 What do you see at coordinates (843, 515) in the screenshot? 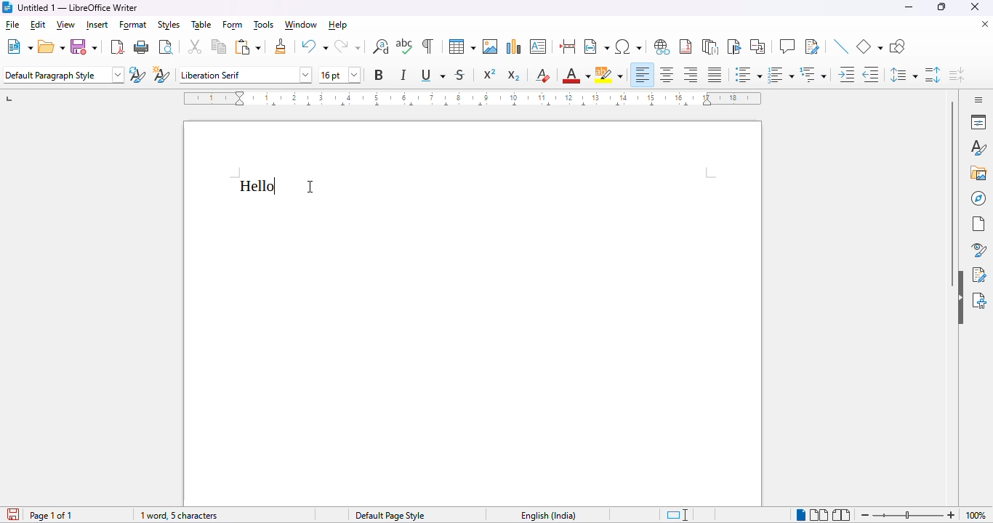
I see `book view` at bounding box center [843, 515].